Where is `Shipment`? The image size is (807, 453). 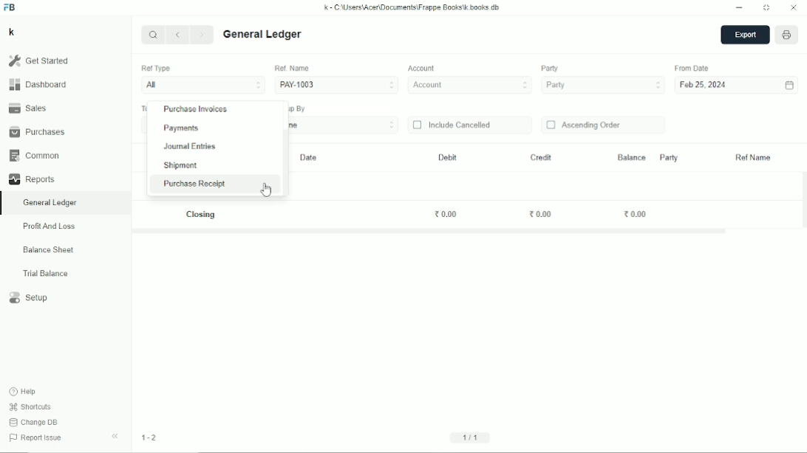 Shipment is located at coordinates (180, 166).